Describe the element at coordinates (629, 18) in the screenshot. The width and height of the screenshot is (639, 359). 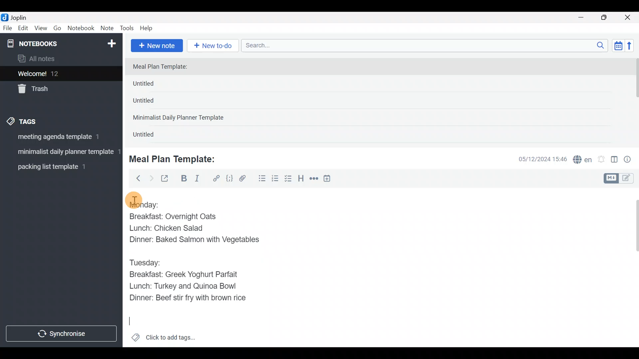
I see `Close` at that location.